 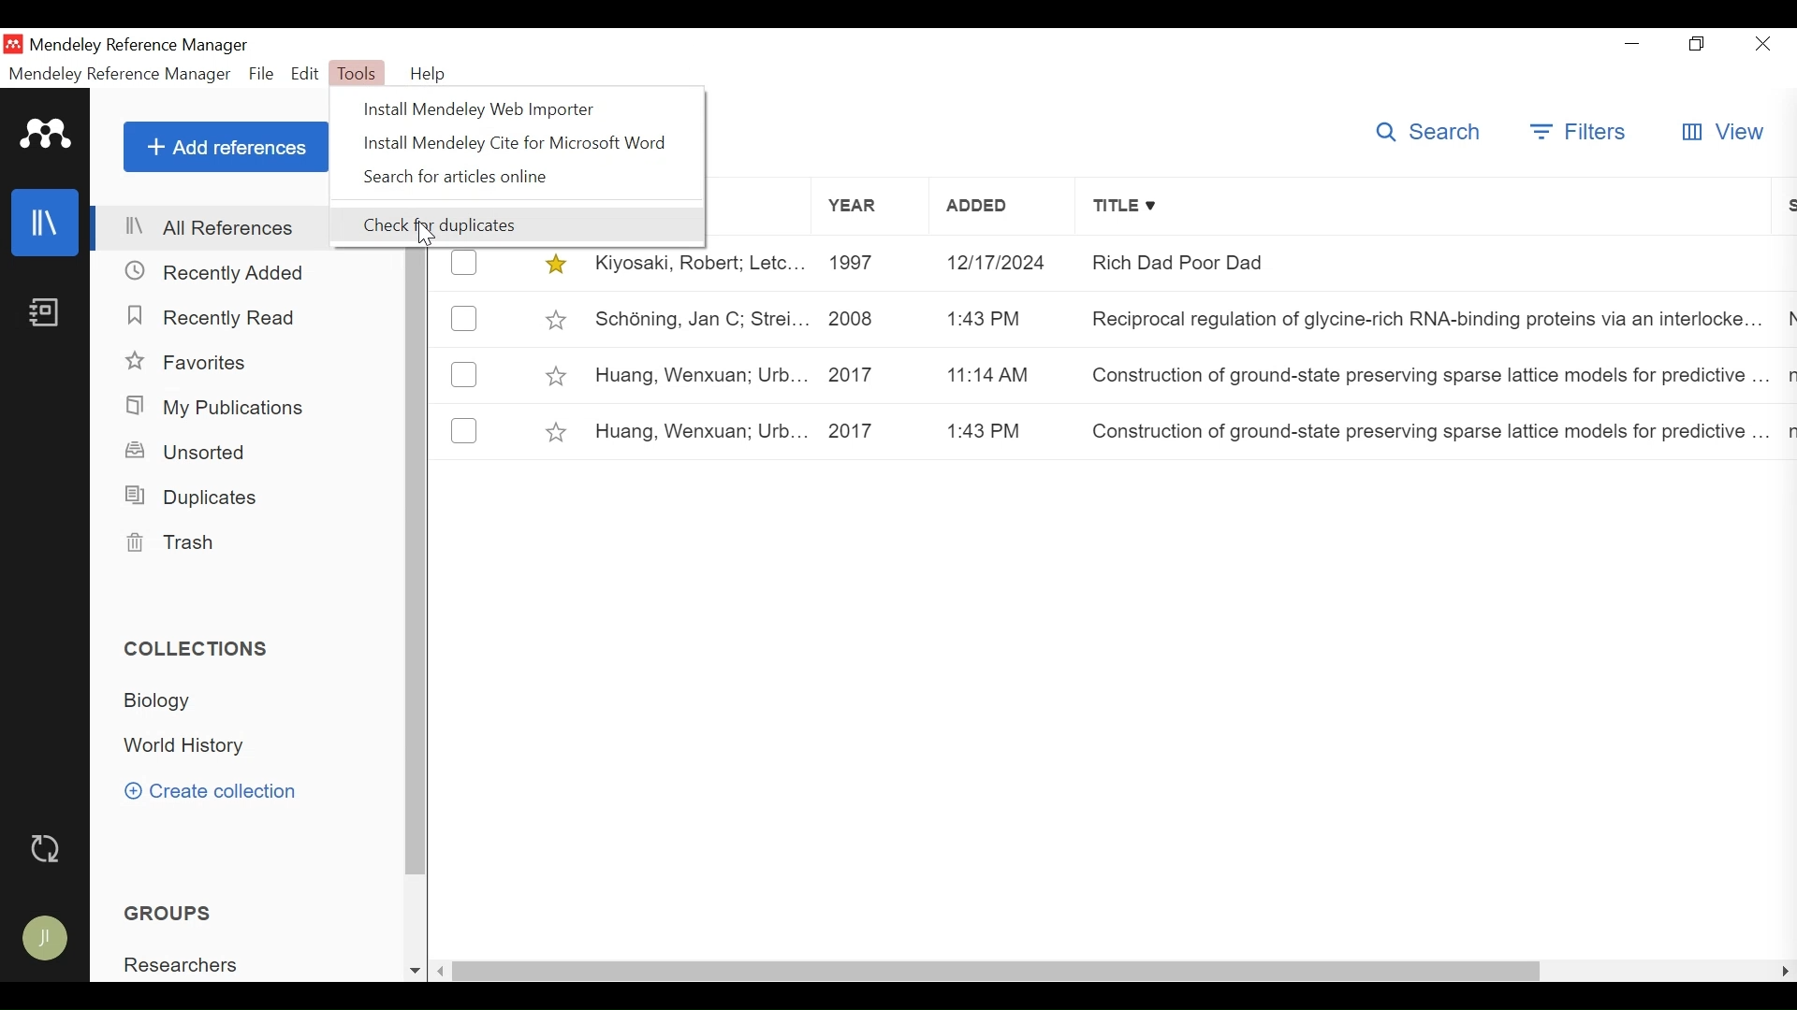 I want to click on Add References, so click(x=227, y=148).